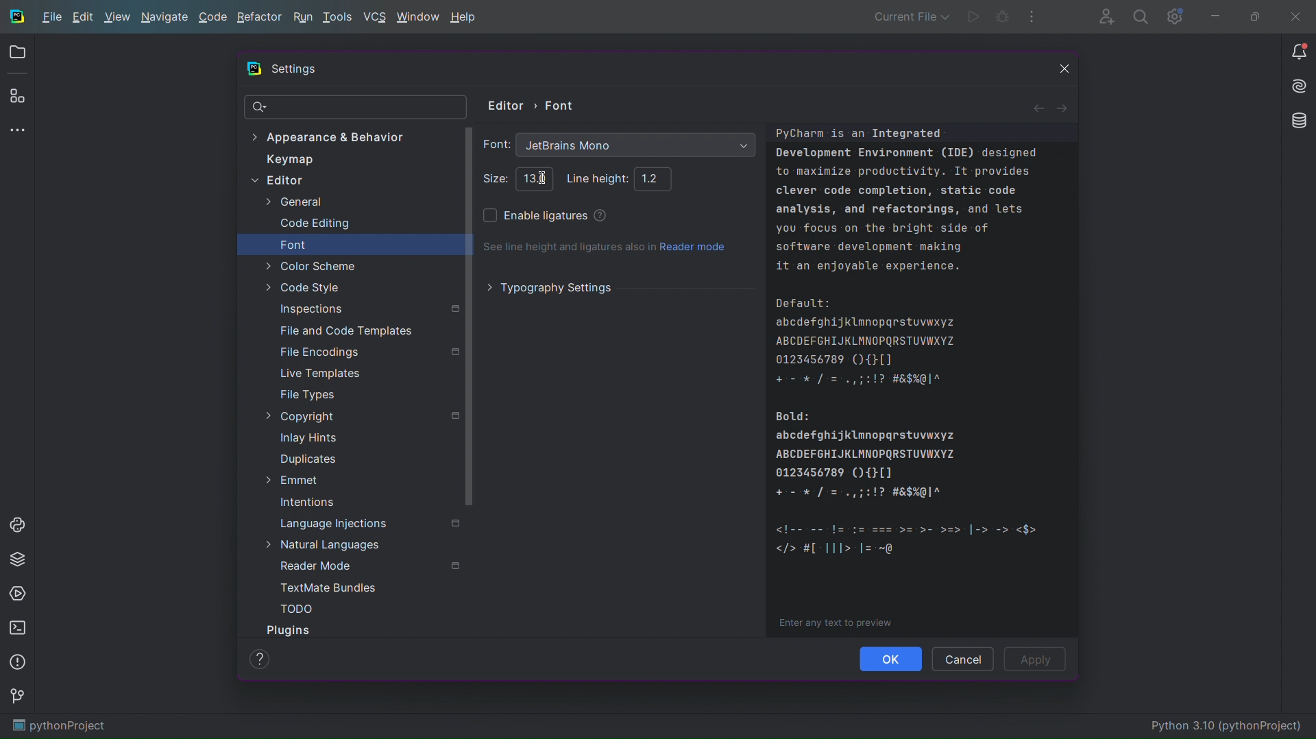 This screenshot has height=739, width=1316. I want to click on Bug Test, so click(1002, 17).